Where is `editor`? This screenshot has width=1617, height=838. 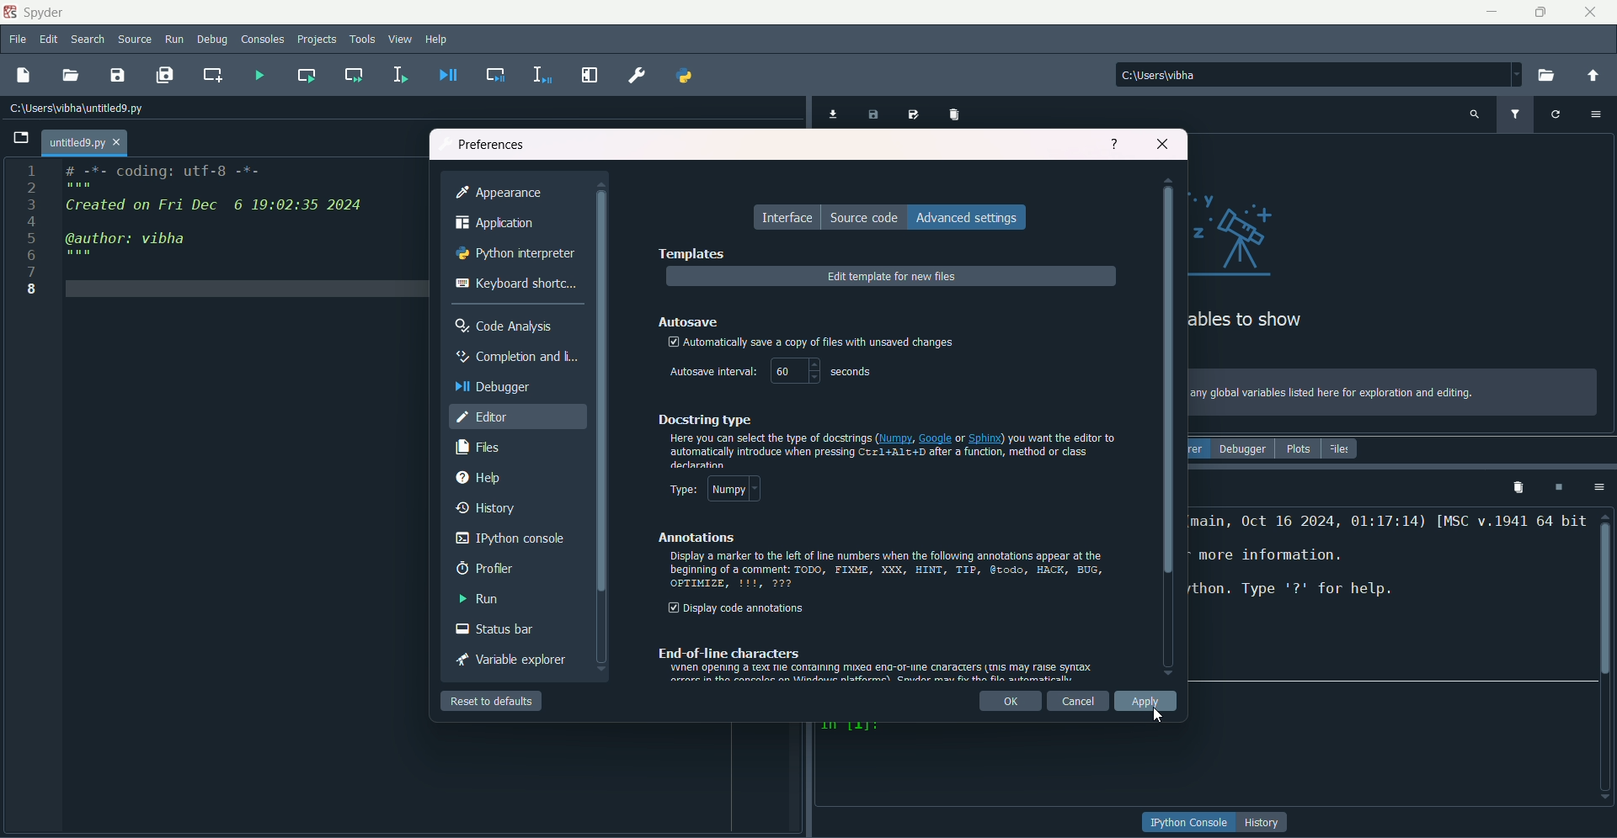 editor is located at coordinates (484, 417).